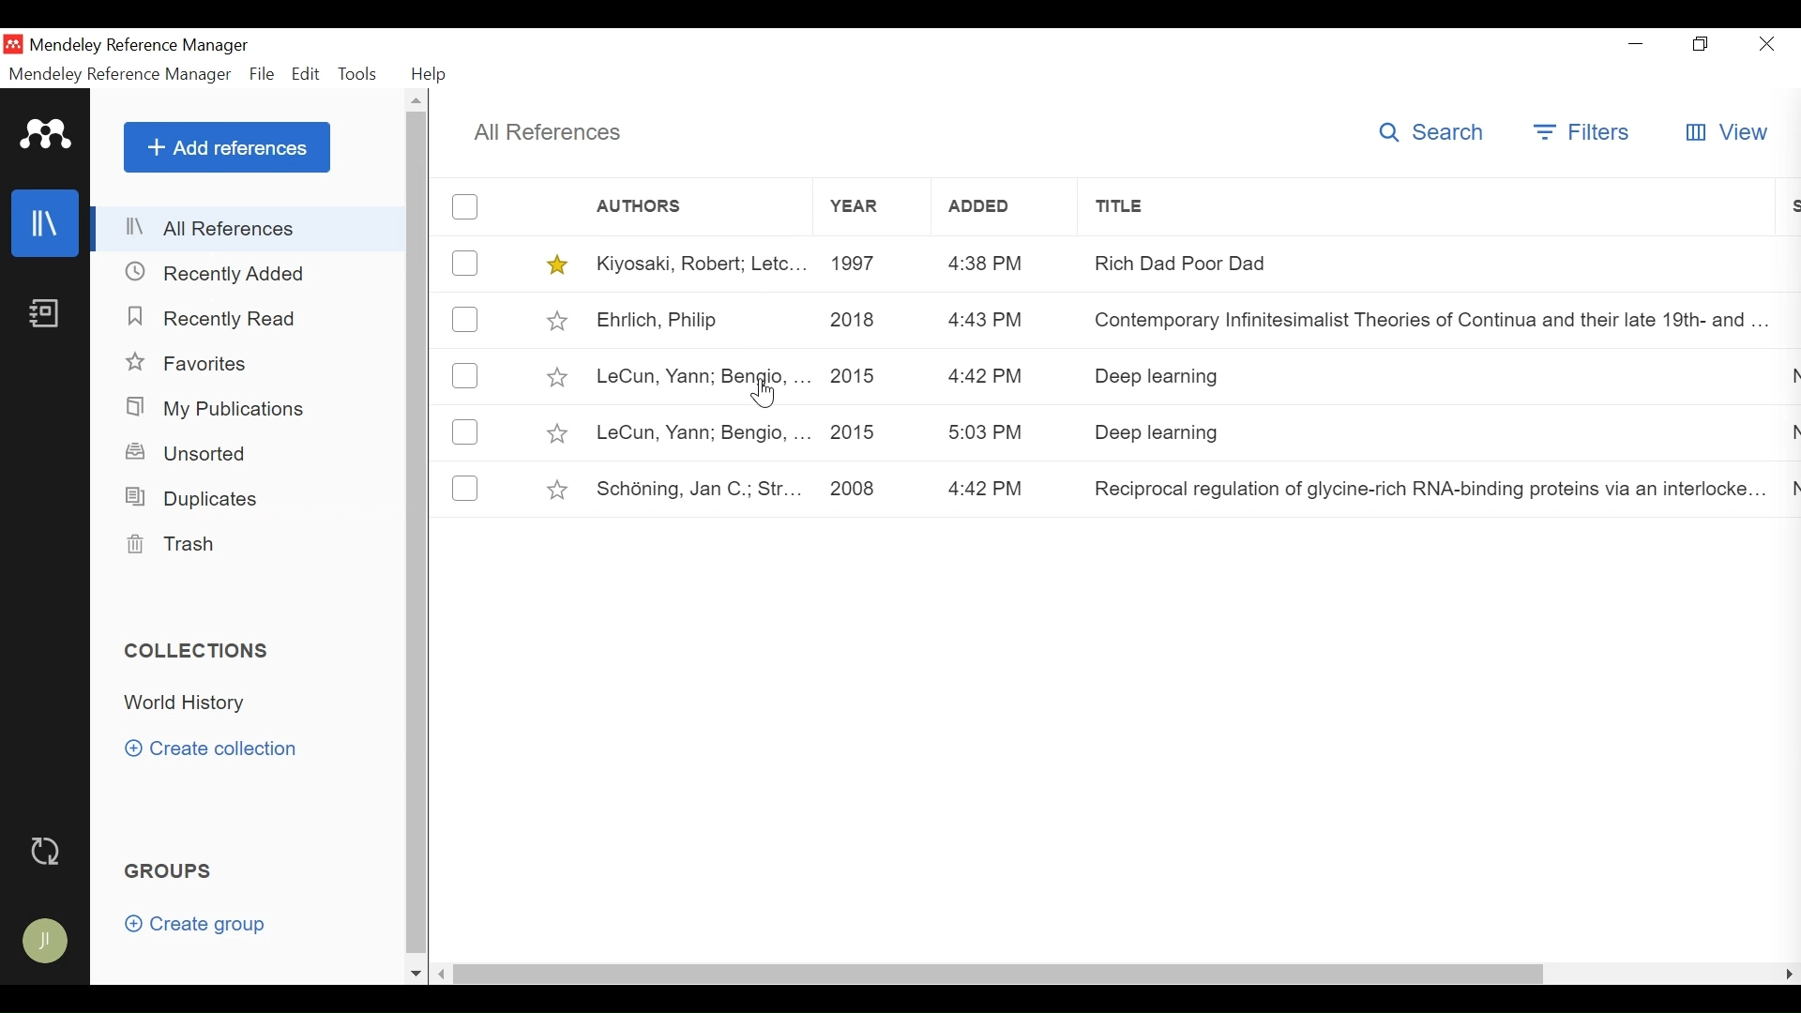  Describe the element at coordinates (1789, 974) in the screenshot. I see `Scroll Right` at that location.